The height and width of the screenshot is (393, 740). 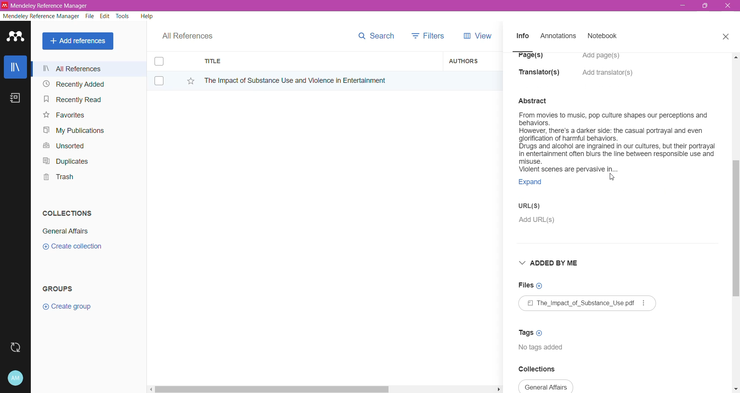 I want to click on Favorites, so click(x=63, y=115).